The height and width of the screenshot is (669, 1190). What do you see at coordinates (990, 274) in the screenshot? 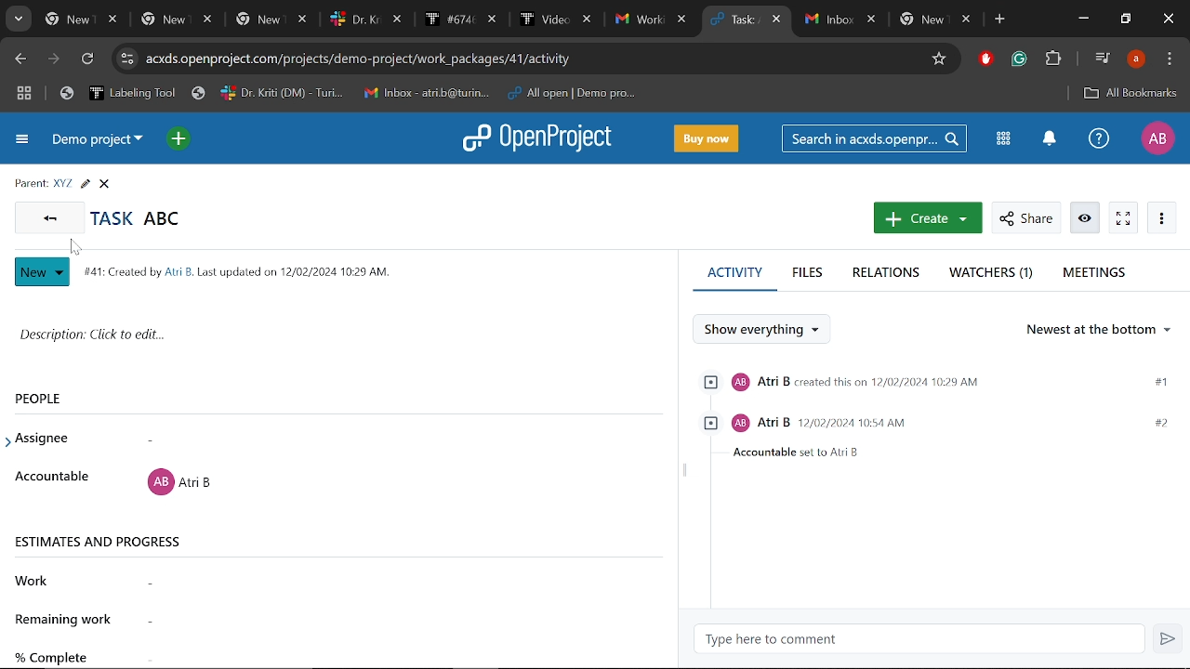
I see `Watchers` at bounding box center [990, 274].